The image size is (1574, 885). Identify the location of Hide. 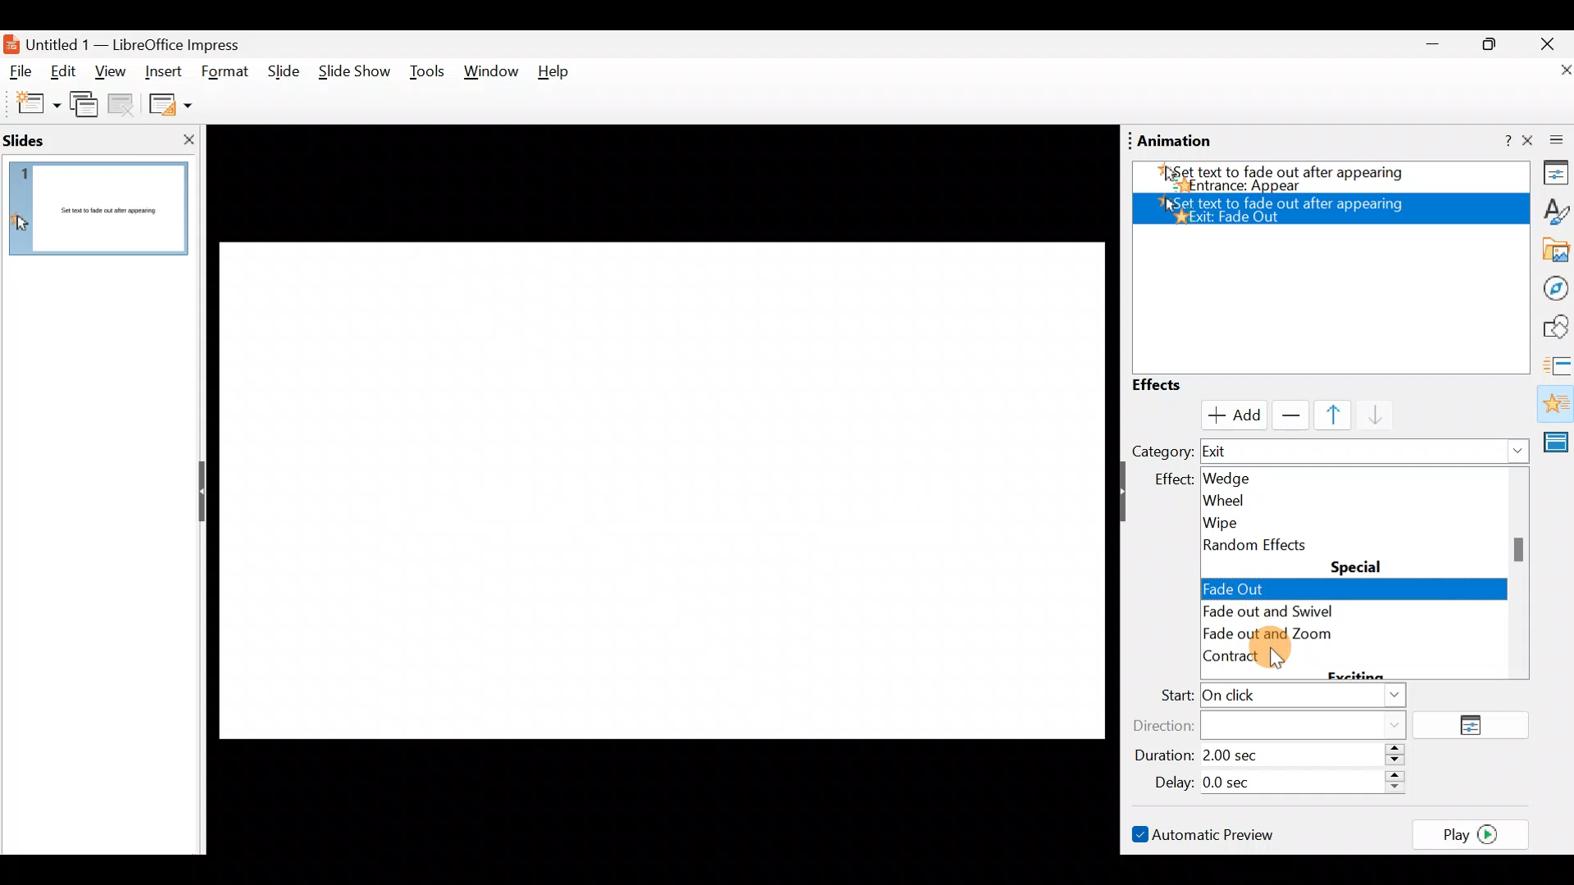
(195, 492).